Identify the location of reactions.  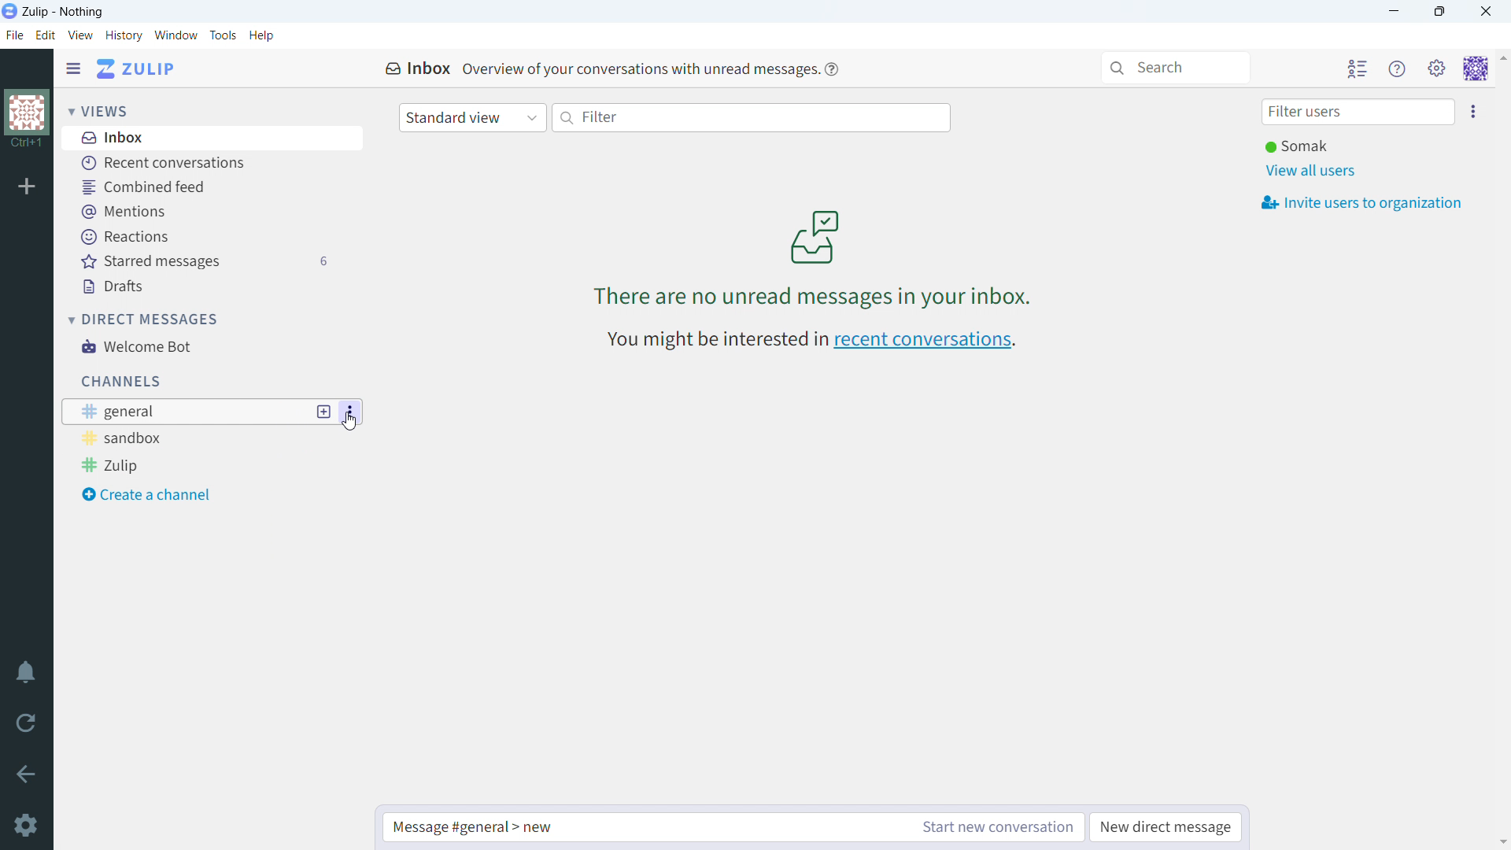
(205, 236).